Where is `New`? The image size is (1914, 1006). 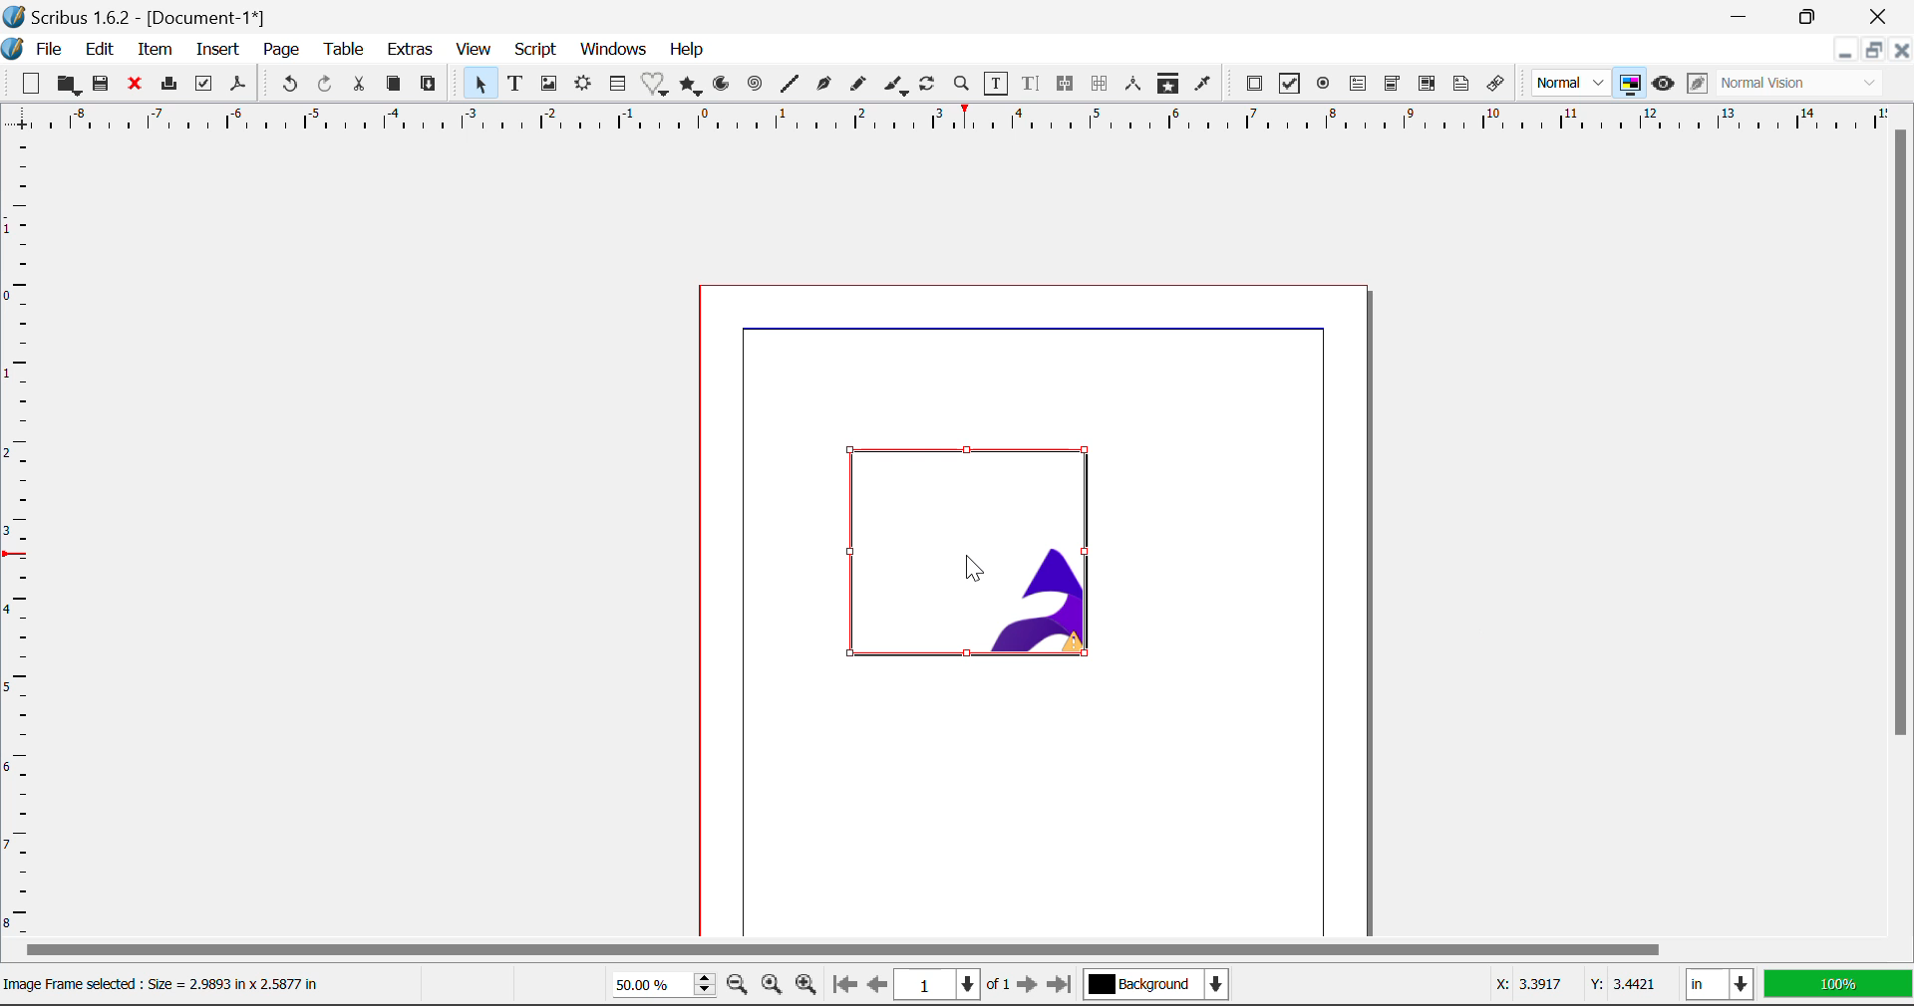 New is located at coordinates (30, 82).